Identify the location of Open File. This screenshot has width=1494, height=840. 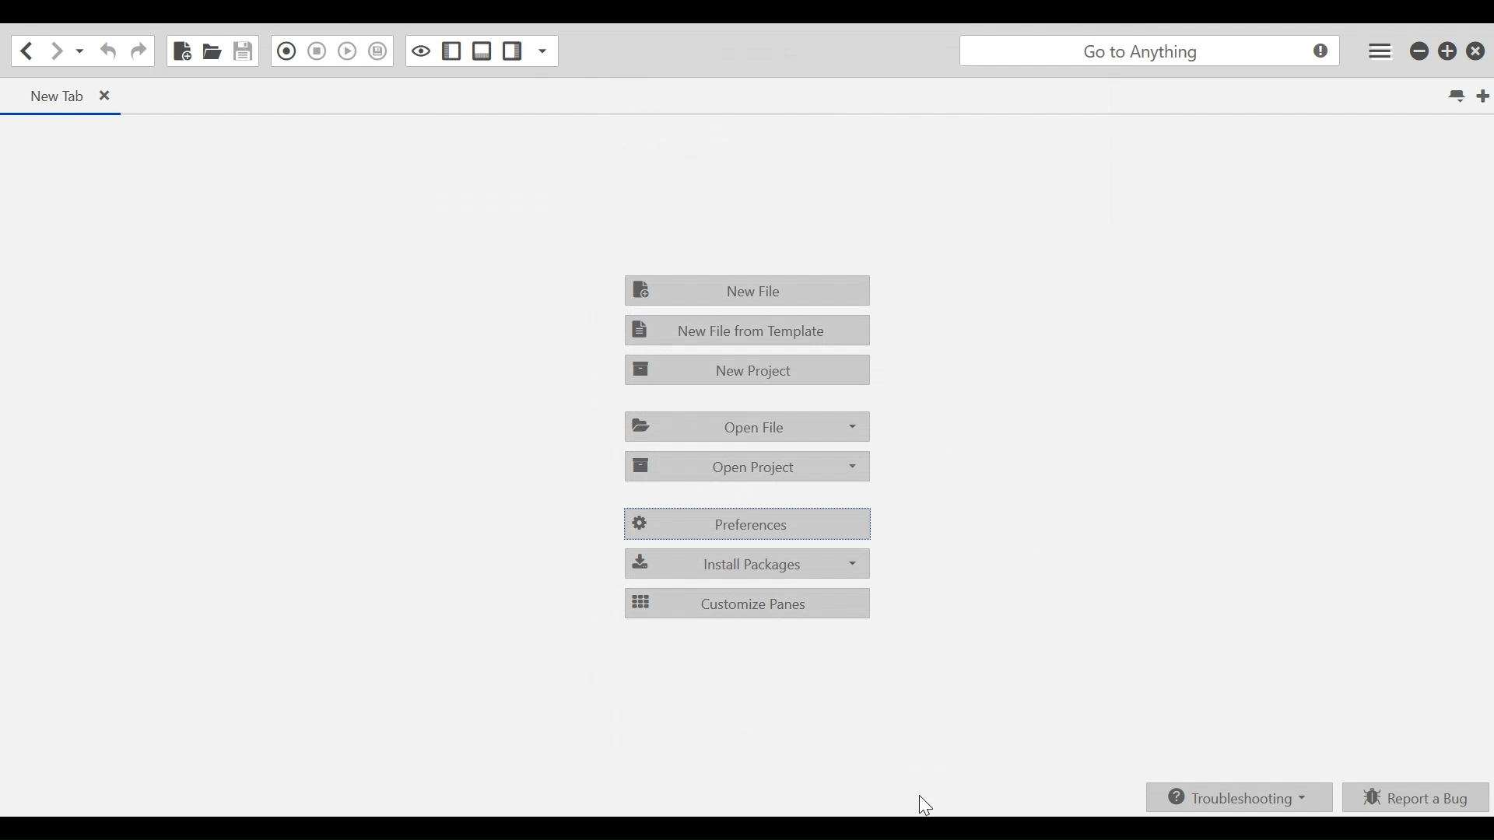
(212, 50).